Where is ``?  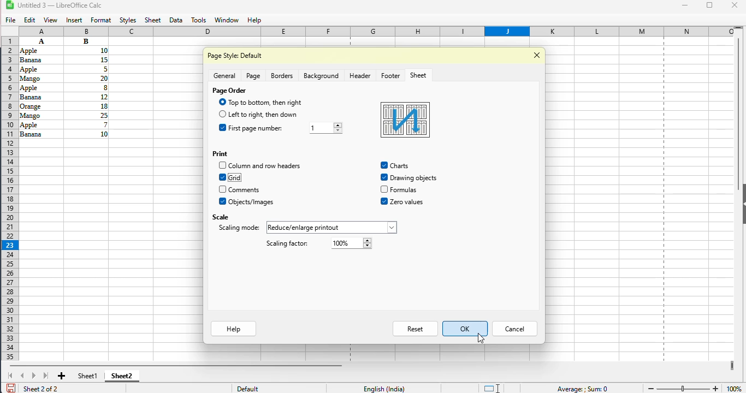
 is located at coordinates (352, 243).